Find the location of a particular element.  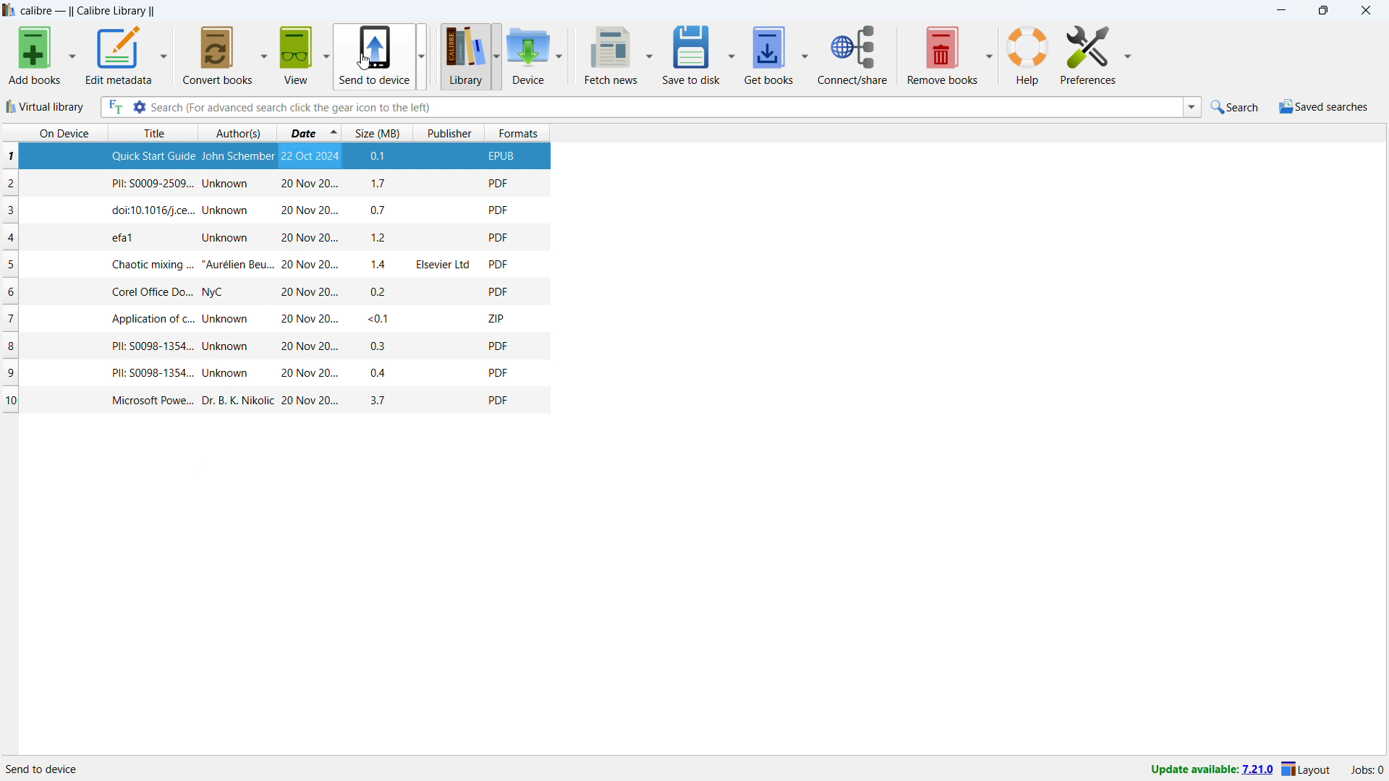

connect/share is located at coordinates (852, 55).